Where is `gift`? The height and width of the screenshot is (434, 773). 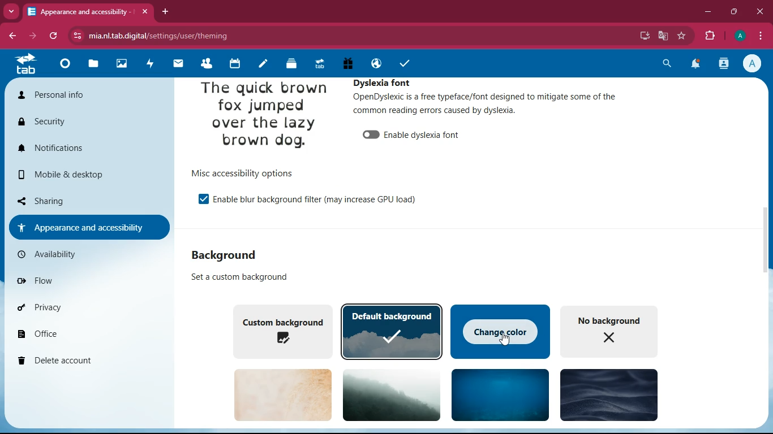 gift is located at coordinates (347, 63).